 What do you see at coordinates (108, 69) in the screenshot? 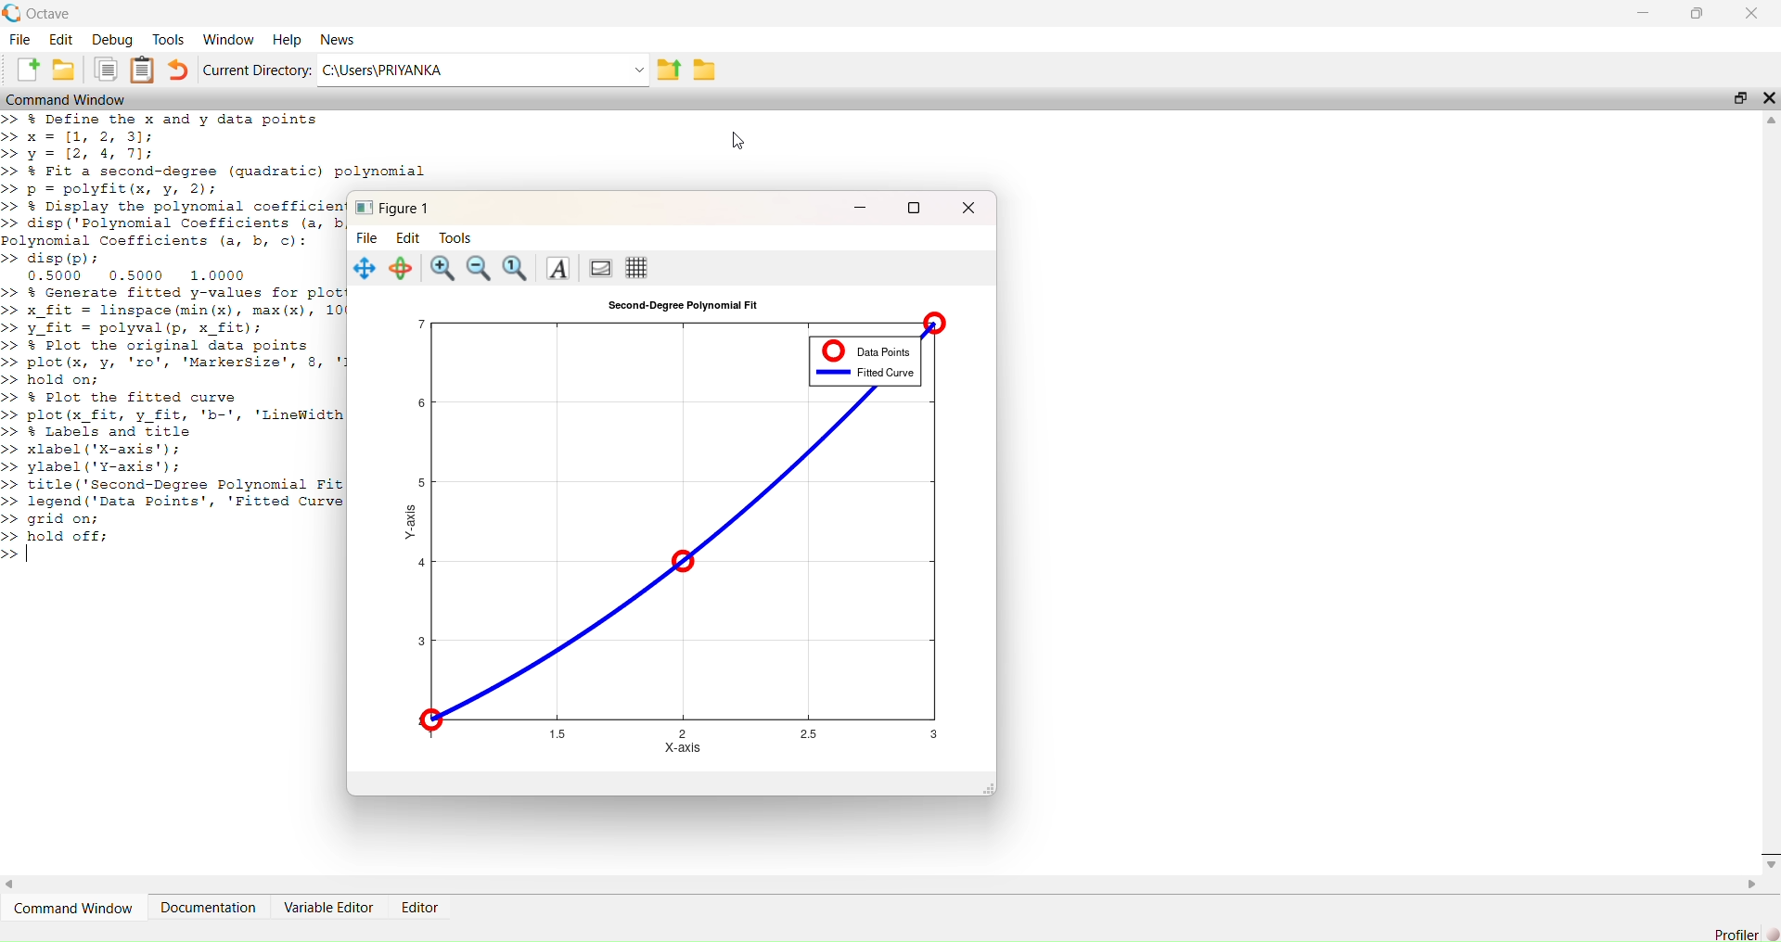
I see `Copy` at bounding box center [108, 69].